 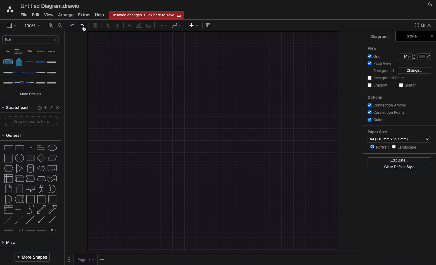 I want to click on Close, so click(x=432, y=37).